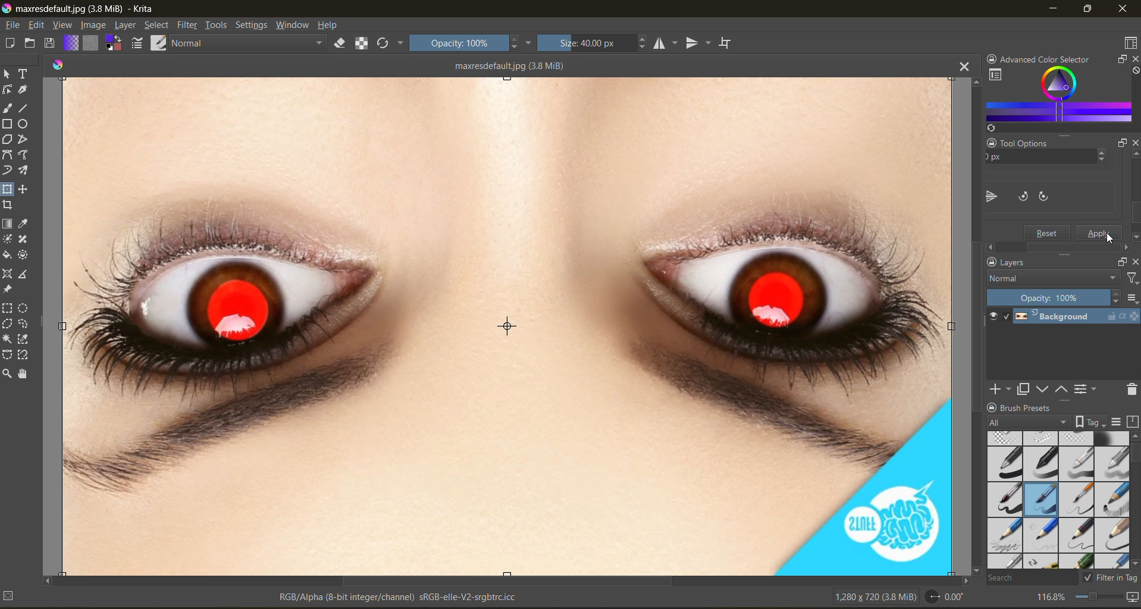  Describe the element at coordinates (10, 205) in the screenshot. I see `tool` at that location.